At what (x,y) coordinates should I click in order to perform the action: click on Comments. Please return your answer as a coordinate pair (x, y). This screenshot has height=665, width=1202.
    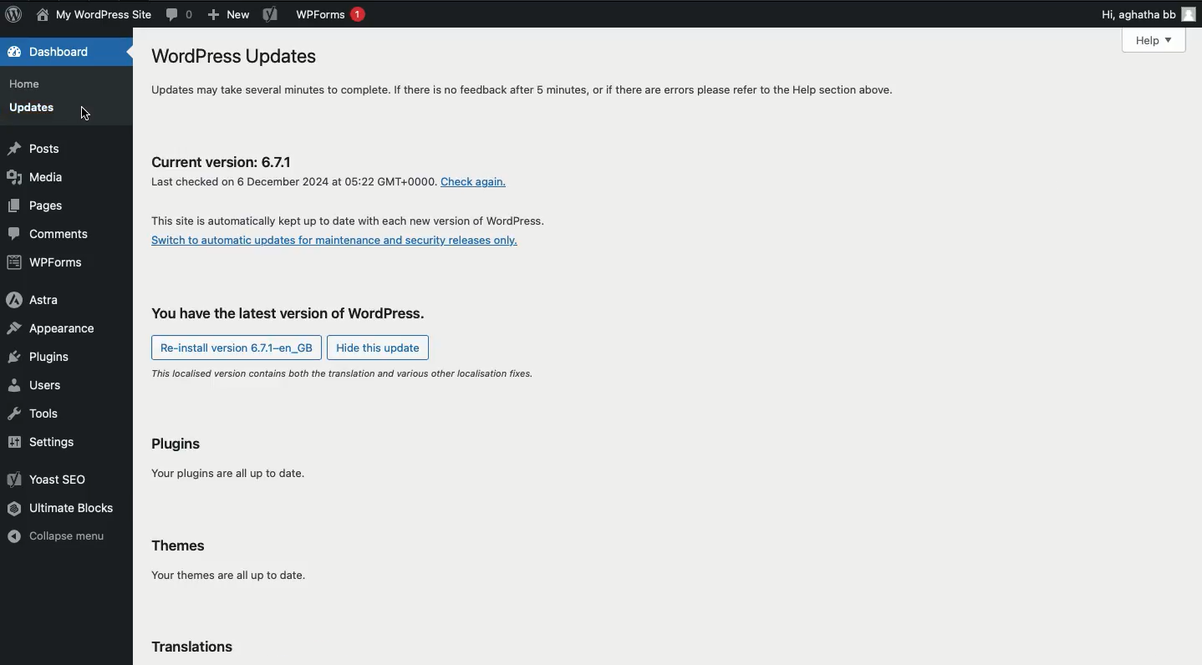
    Looking at the image, I should click on (49, 236).